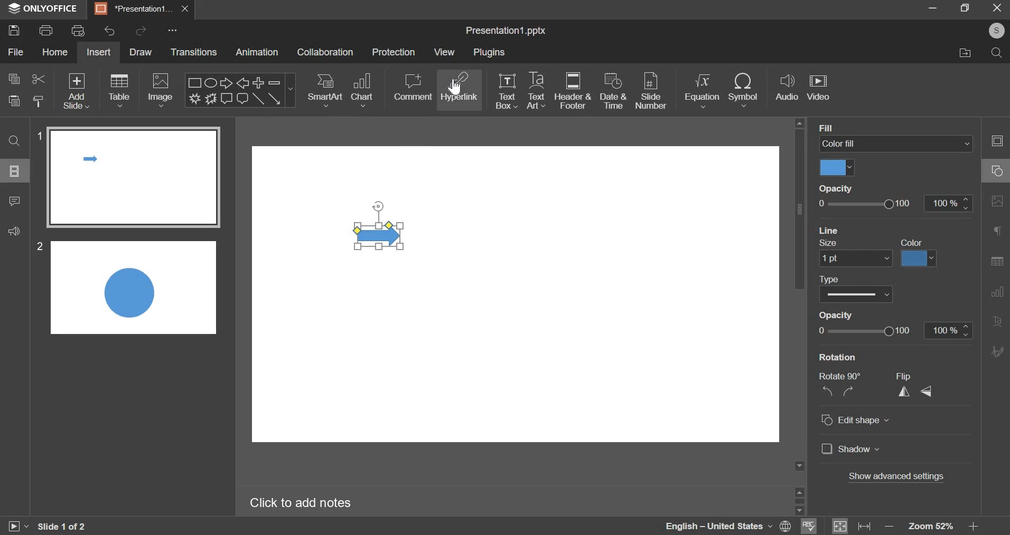 This screenshot has width=1010, height=535. I want to click on rotate anti-clockwise, so click(826, 391).